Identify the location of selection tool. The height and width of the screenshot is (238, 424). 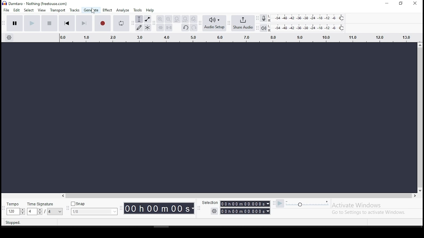
(139, 19).